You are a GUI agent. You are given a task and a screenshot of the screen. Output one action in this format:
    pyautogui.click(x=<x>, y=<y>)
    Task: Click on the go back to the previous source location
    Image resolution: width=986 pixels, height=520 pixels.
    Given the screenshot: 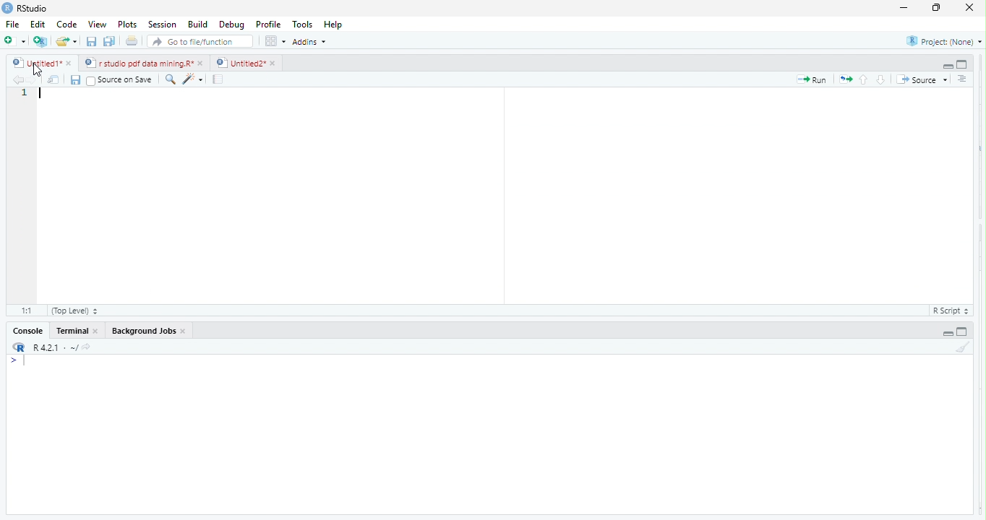 What is the action you would take?
    pyautogui.click(x=18, y=79)
    